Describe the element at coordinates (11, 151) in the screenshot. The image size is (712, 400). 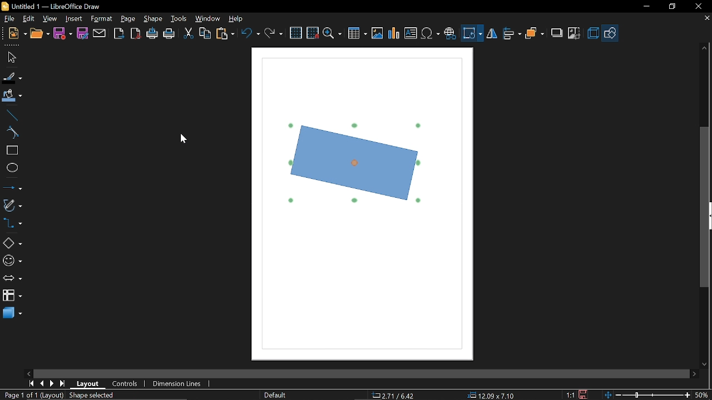
I see `rectangle` at that location.